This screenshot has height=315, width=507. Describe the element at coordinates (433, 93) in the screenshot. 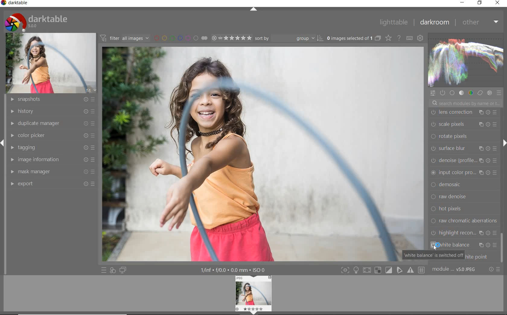

I see `quick access panel` at that location.